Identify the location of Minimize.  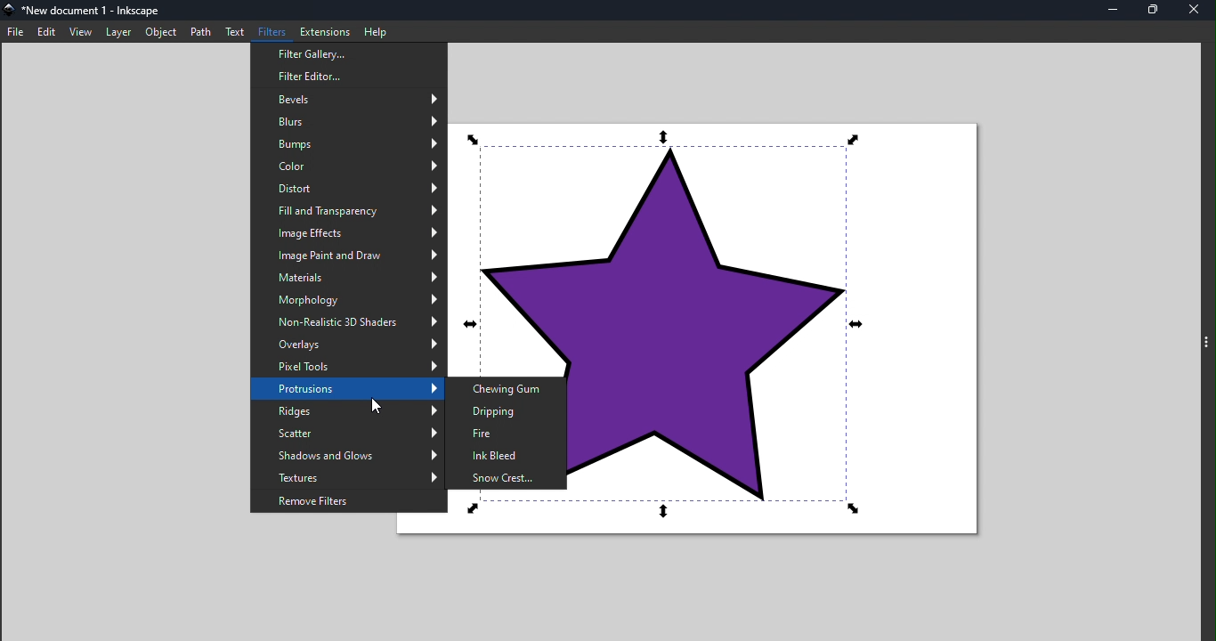
(1115, 11).